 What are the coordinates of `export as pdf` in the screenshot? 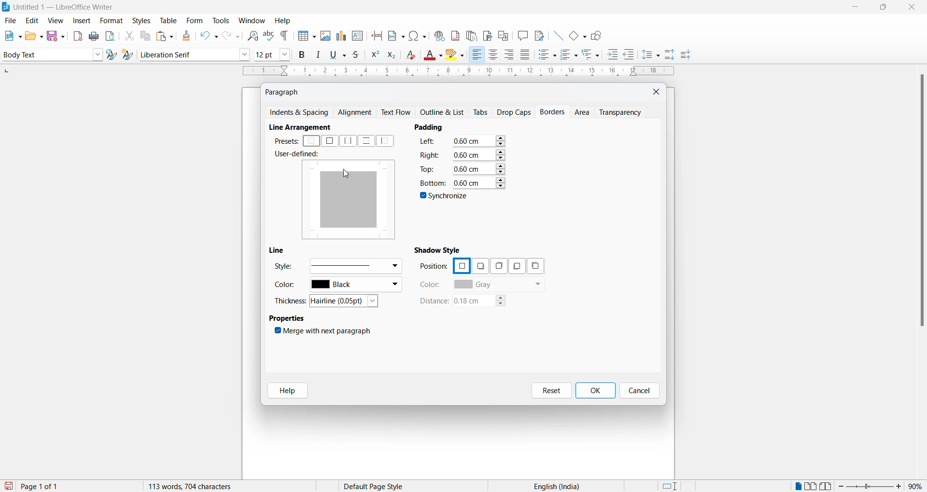 It's located at (79, 35).